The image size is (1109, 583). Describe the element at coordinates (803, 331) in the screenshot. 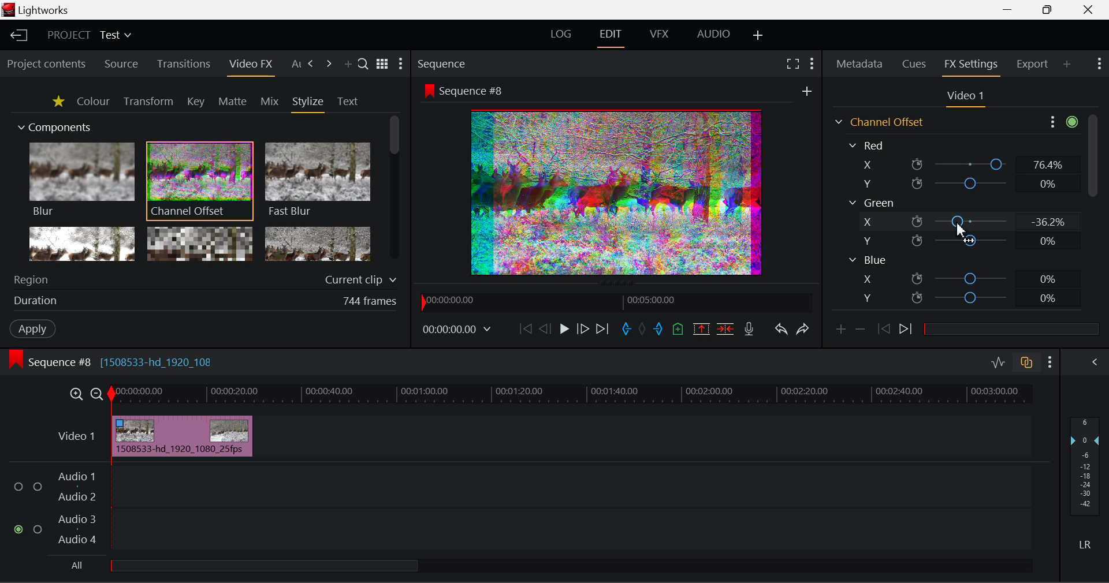

I see `Redo` at that location.